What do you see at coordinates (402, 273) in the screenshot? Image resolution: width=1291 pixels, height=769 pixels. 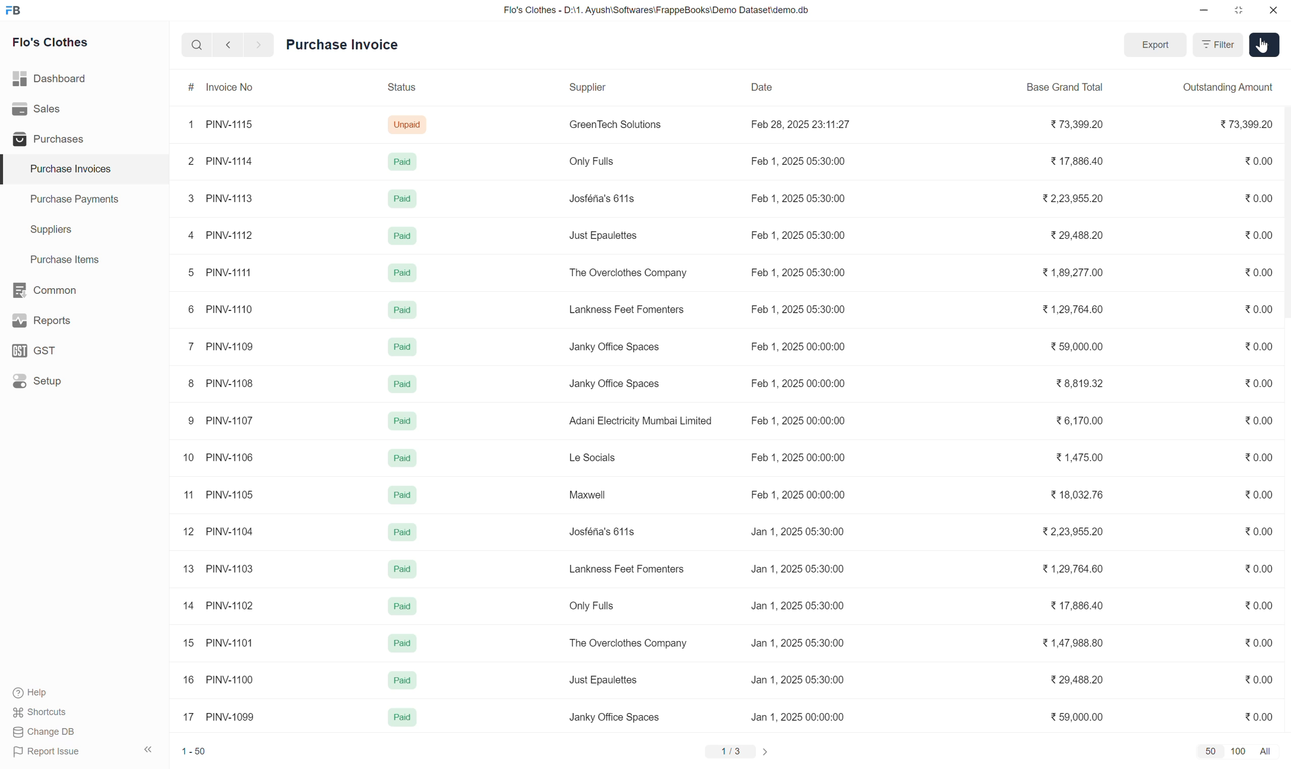 I see `Paid` at bounding box center [402, 273].